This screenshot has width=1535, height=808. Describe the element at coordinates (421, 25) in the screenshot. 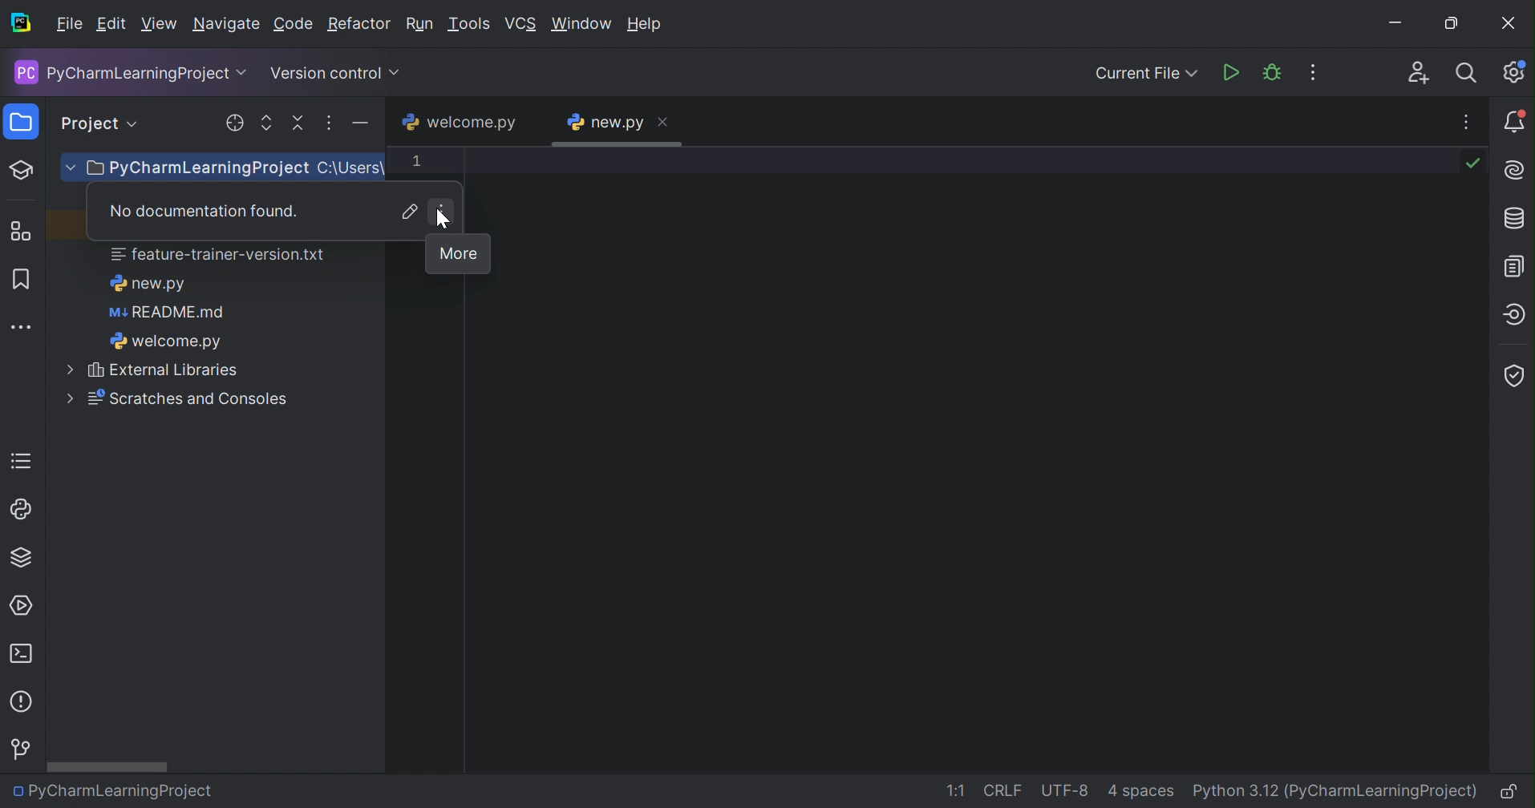

I see `Run` at that location.